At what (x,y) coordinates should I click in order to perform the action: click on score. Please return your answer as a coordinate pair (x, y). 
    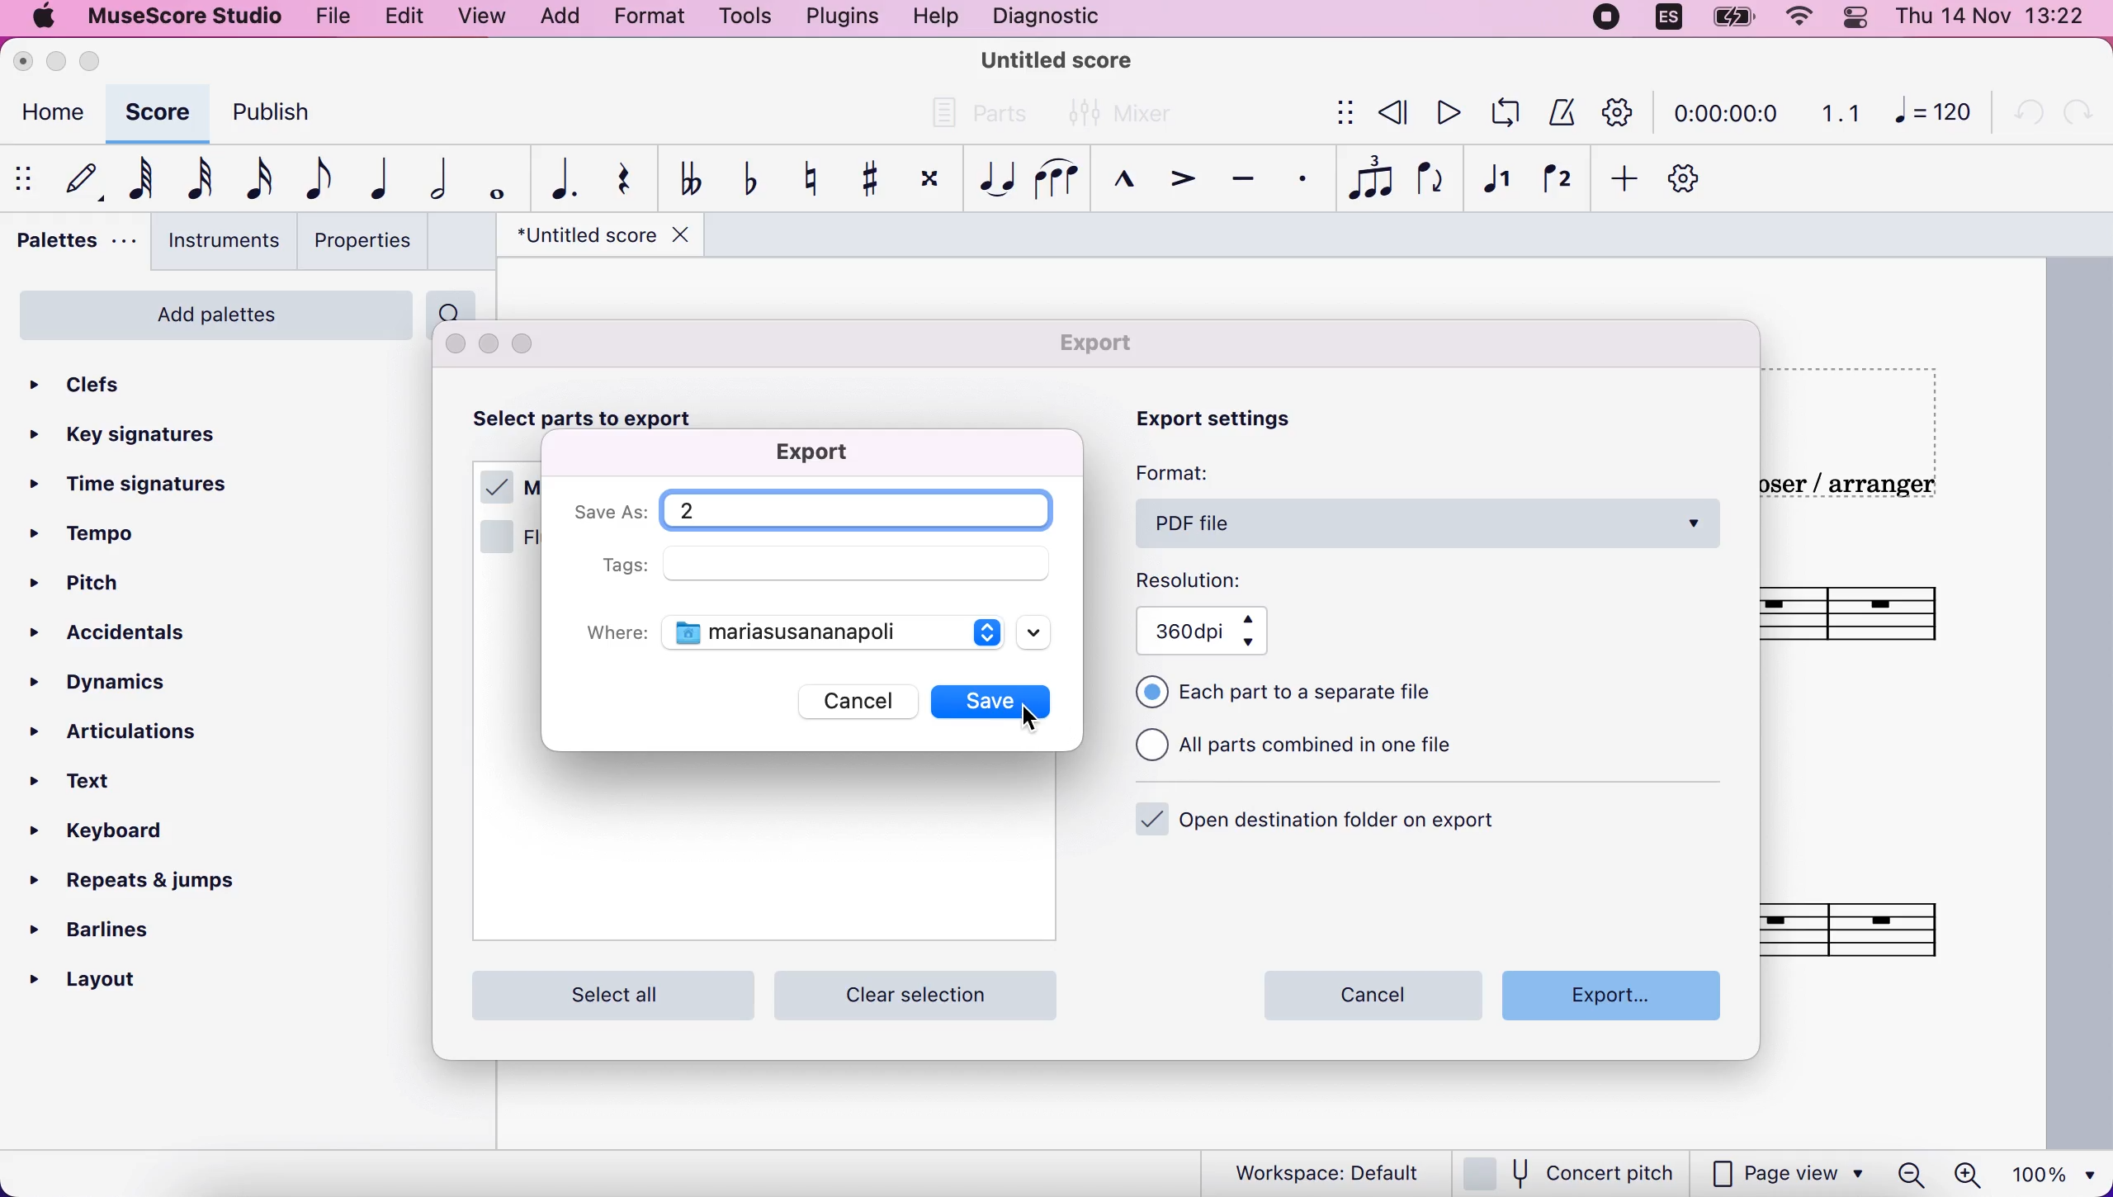
    Looking at the image, I should click on (157, 114).